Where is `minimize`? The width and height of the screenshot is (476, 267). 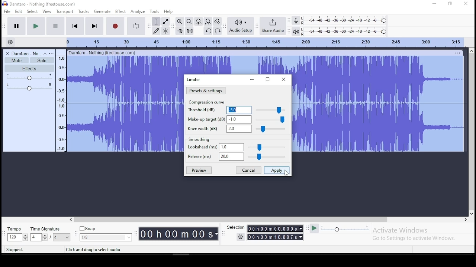
minimize is located at coordinates (433, 3).